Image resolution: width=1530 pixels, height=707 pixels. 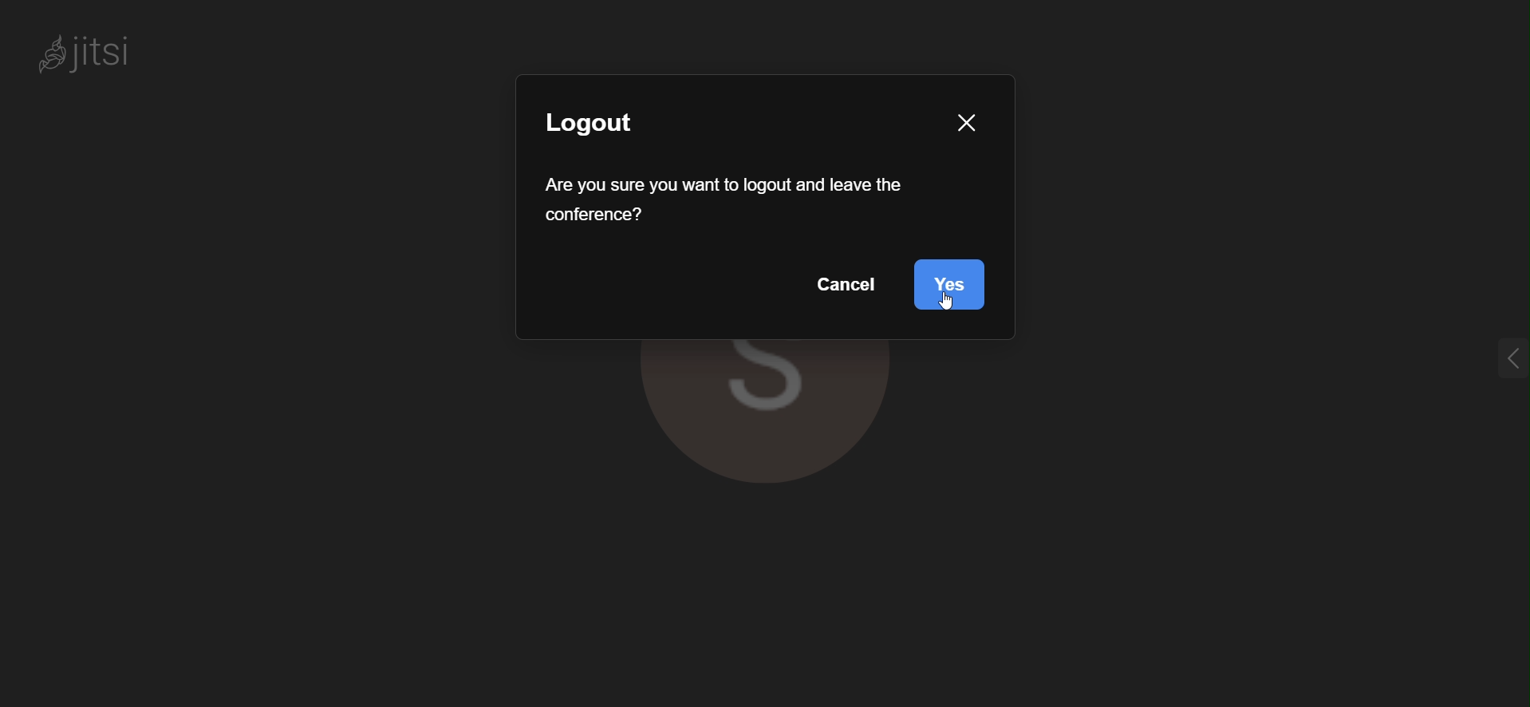 I want to click on expand, so click(x=1507, y=358).